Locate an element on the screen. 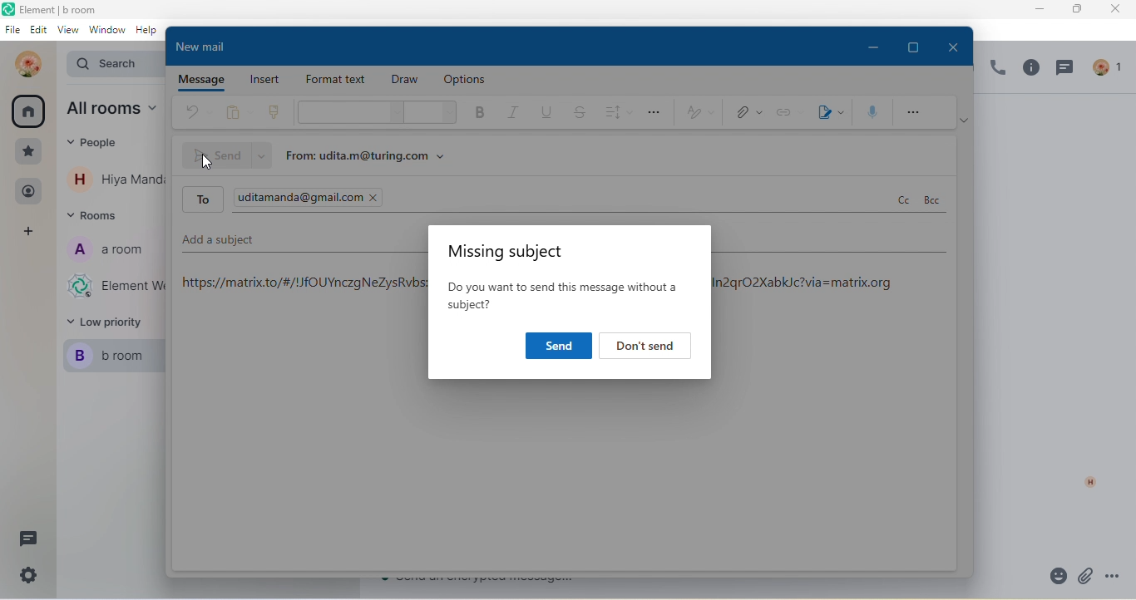 This screenshot has width=1136, height=600. send is located at coordinates (229, 149).